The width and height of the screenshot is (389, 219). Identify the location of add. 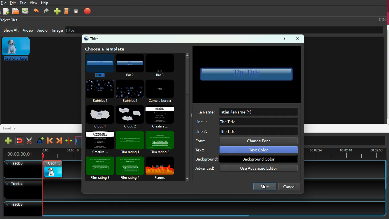
(57, 12).